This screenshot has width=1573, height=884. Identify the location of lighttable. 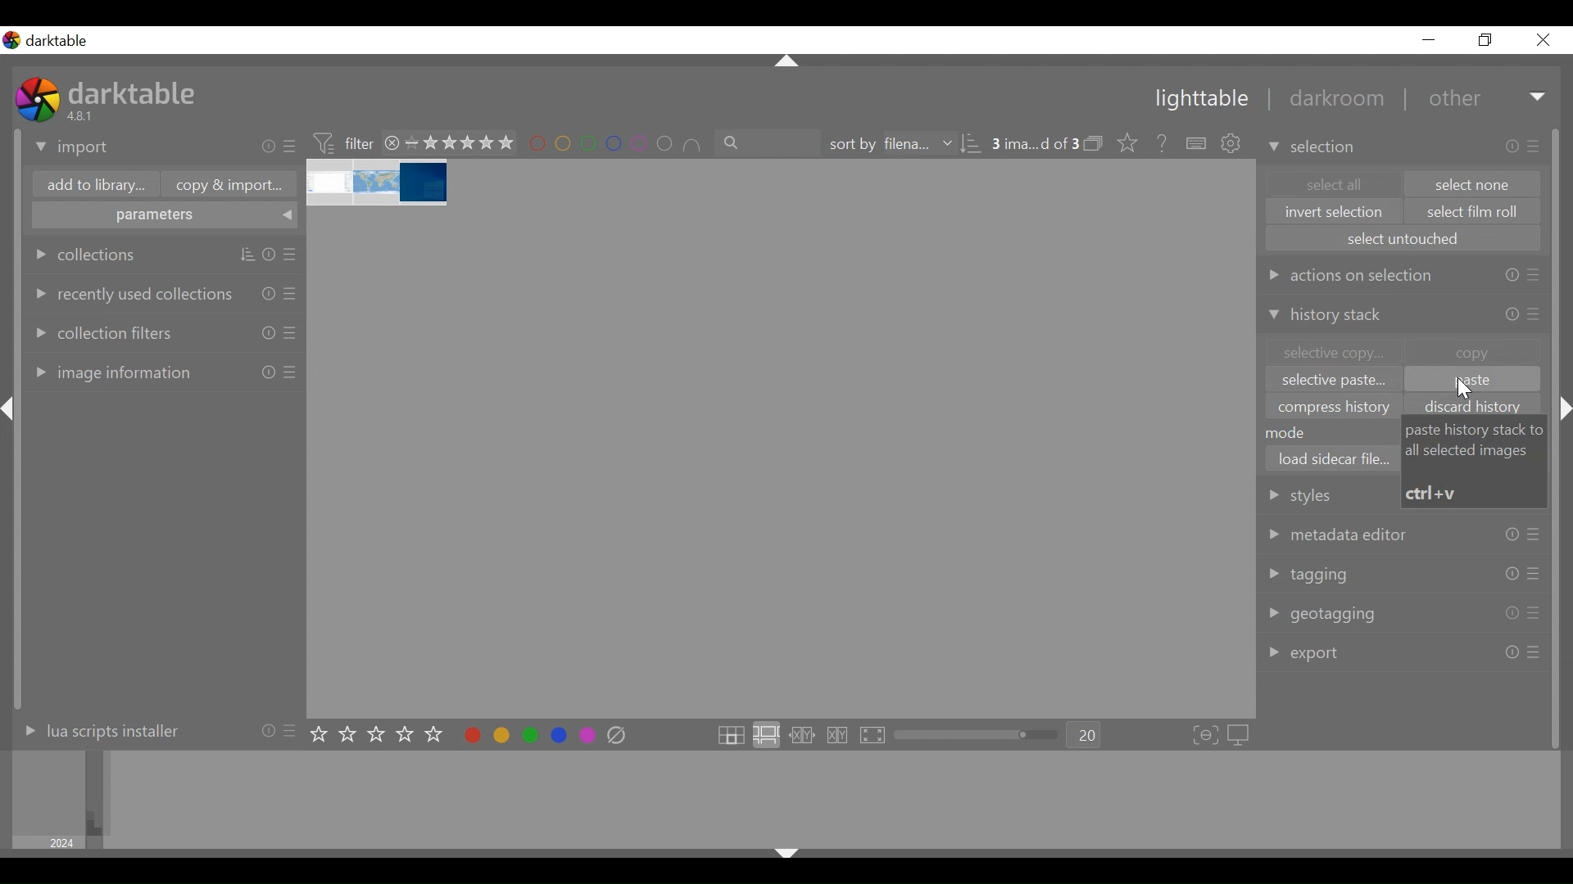
(1200, 100).